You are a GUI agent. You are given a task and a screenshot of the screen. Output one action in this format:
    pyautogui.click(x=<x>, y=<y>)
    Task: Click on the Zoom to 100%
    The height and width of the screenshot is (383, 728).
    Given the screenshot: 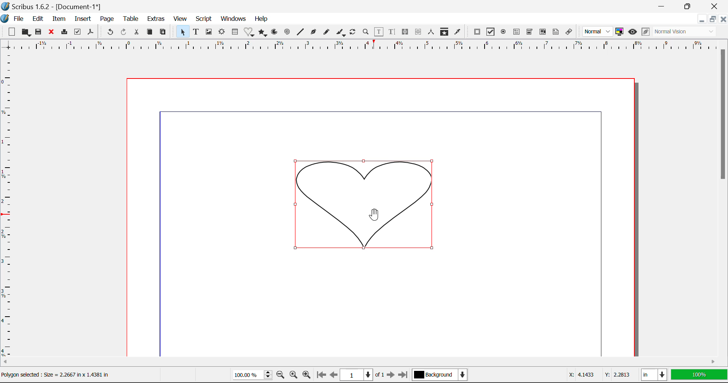 What is the action you would take?
    pyautogui.click(x=293, y=376)
    